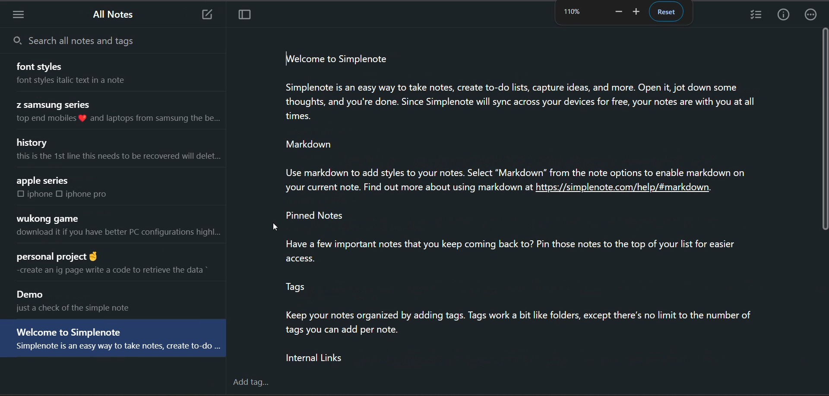 Image resolution: width=829 pixels, height=396 pixels. I want to click on this is the 1st line this needs to be recovered will delet..., so click(116, 160).